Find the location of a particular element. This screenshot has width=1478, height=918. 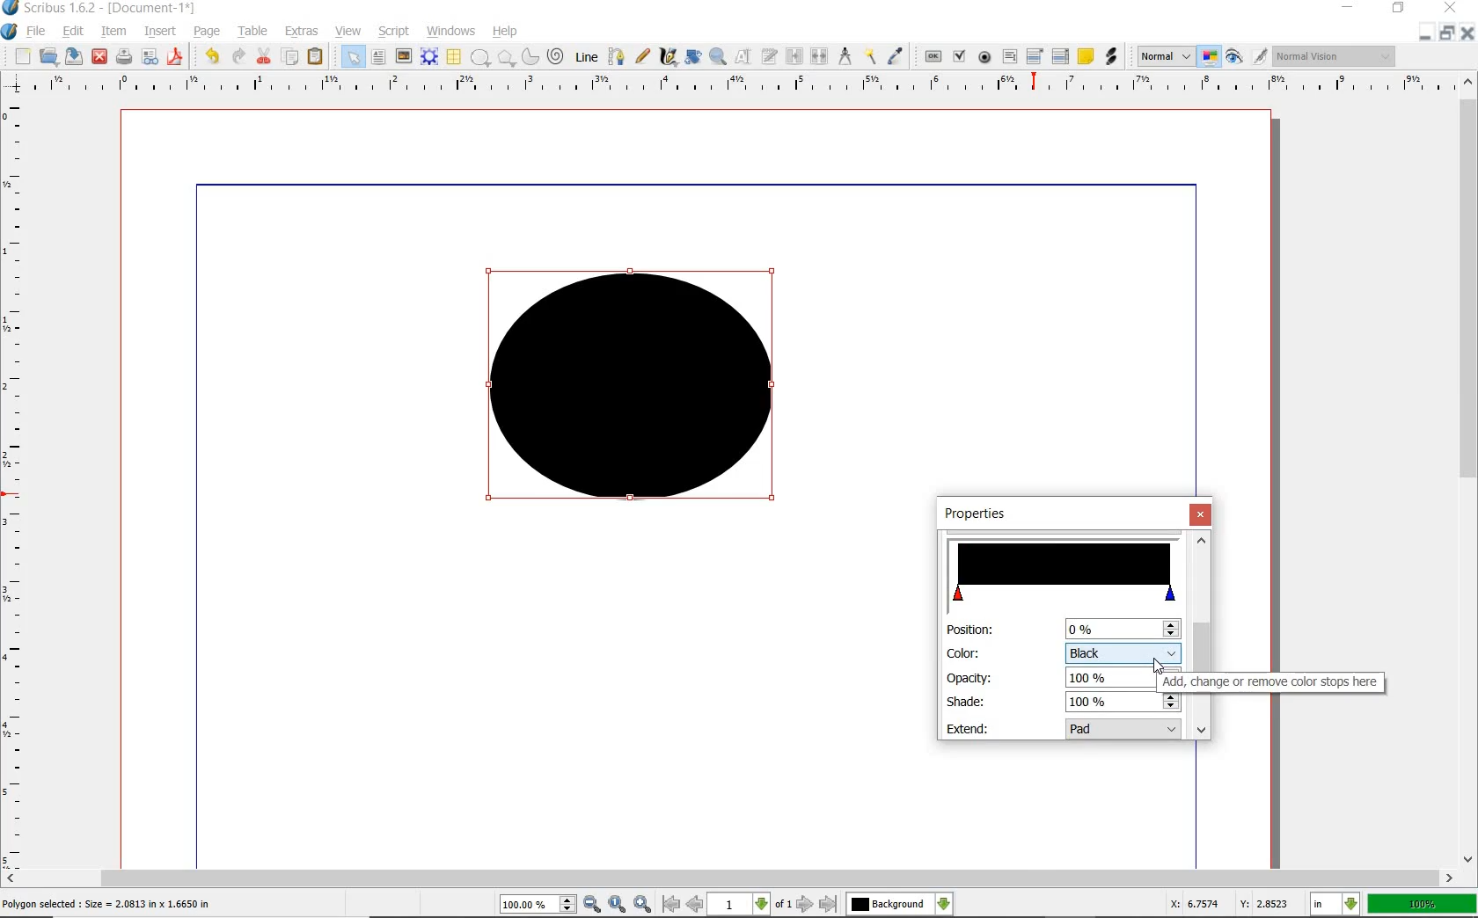

SELECT THE IMAGE PREVIEW QUALITY is located at coordinates (1166, 56).